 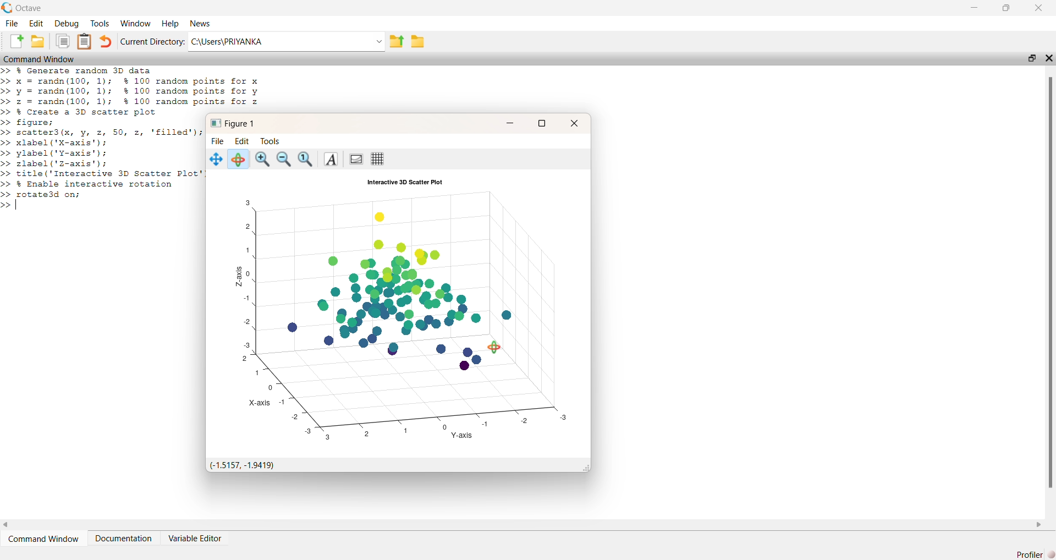 I want to click on Documentation, so click(x=123, y=539).